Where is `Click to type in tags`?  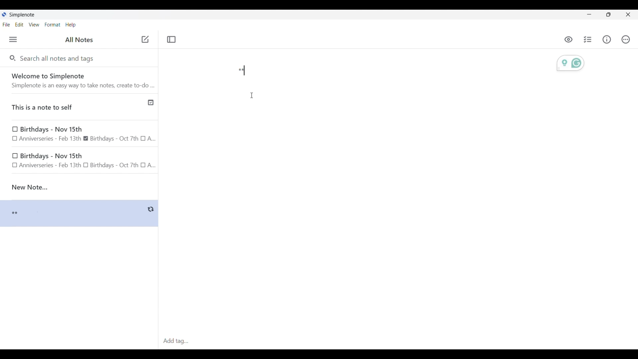 Click to type in tags is located at coordinates (398, 341).